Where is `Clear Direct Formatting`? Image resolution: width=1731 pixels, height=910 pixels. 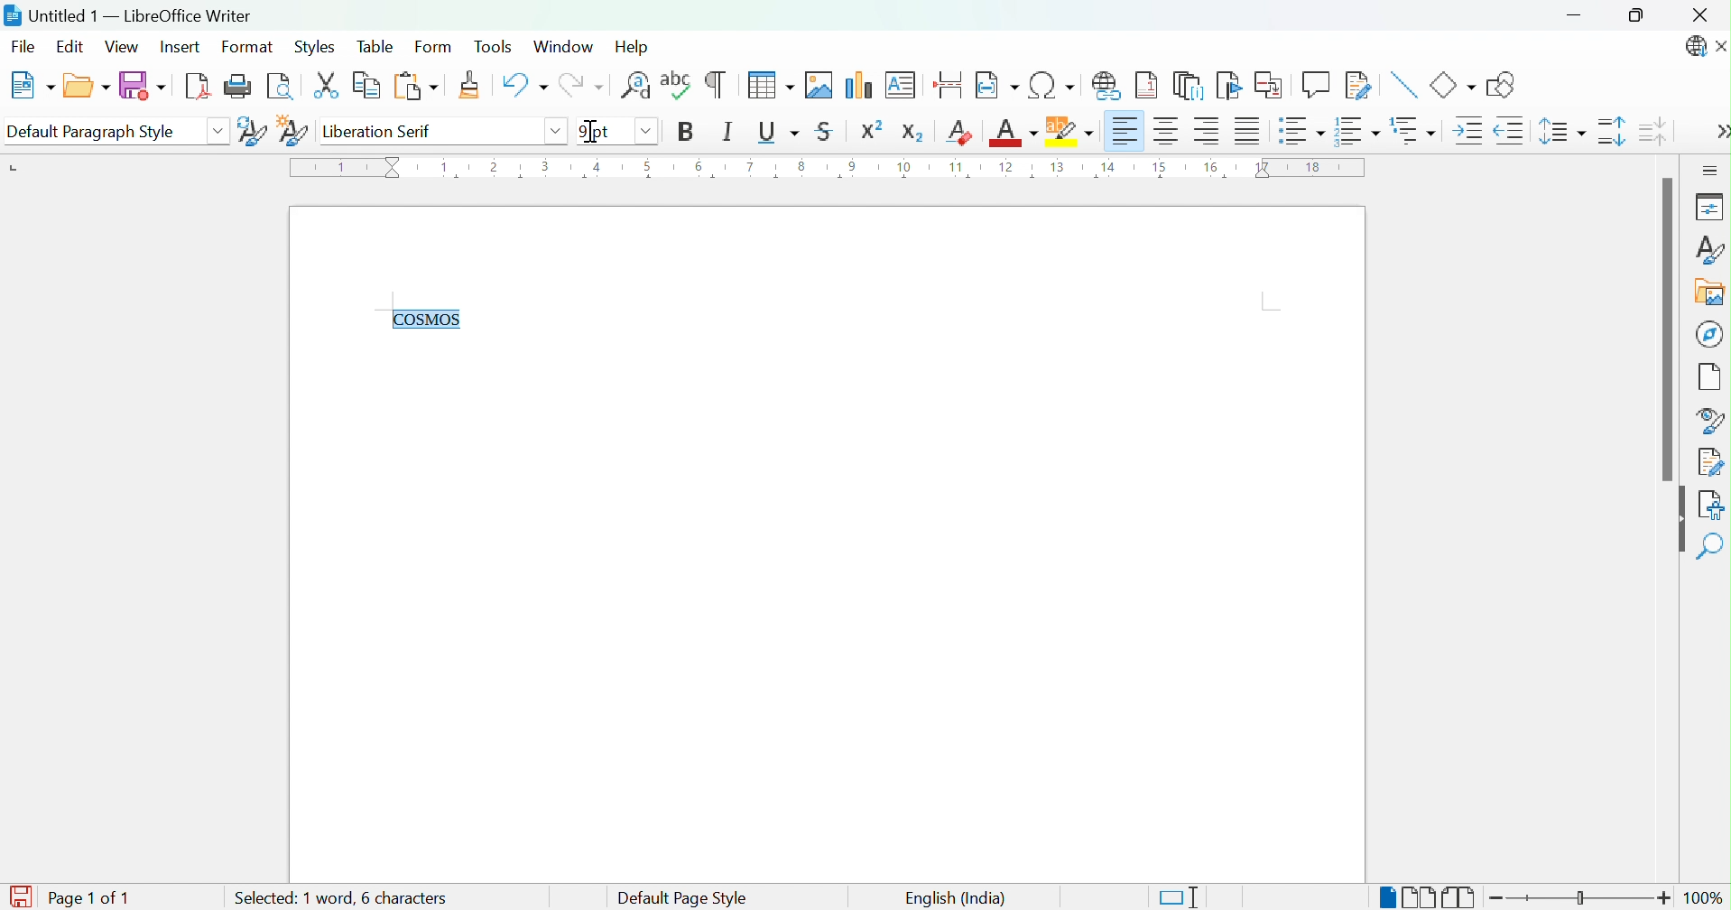 Clear Direct Formatting is located at coordinates (961, 132).